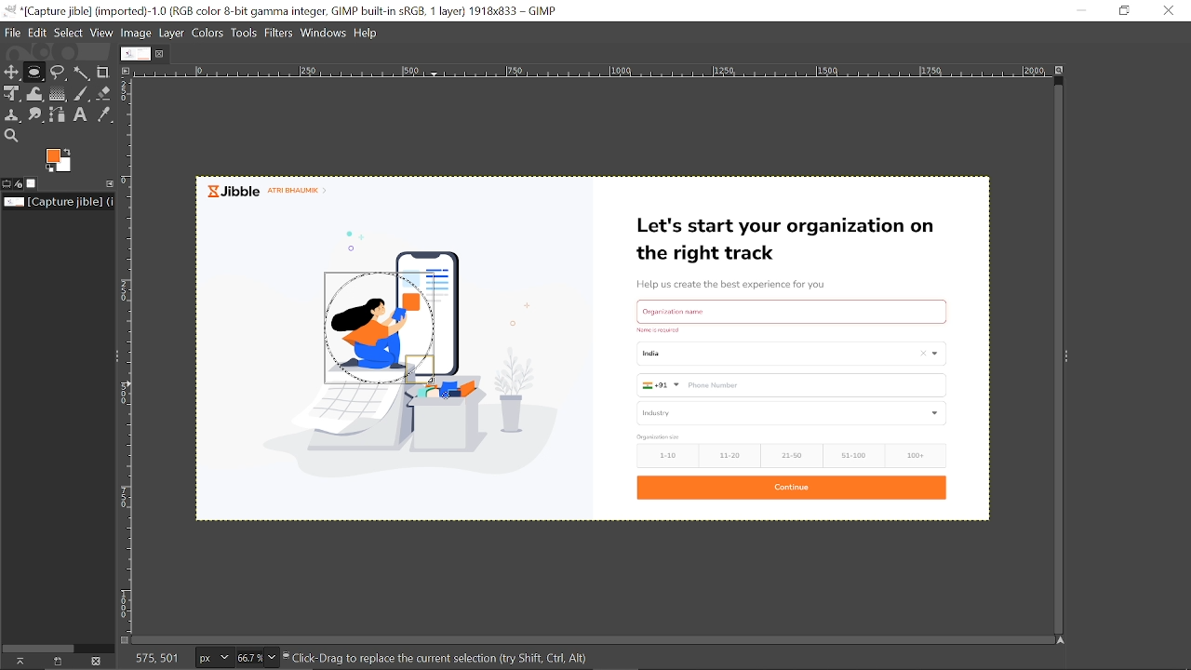  What do you see at coordinates (35, 93) in the screenshot?
I see `Wrap tool` at bounding box center [35, 93].